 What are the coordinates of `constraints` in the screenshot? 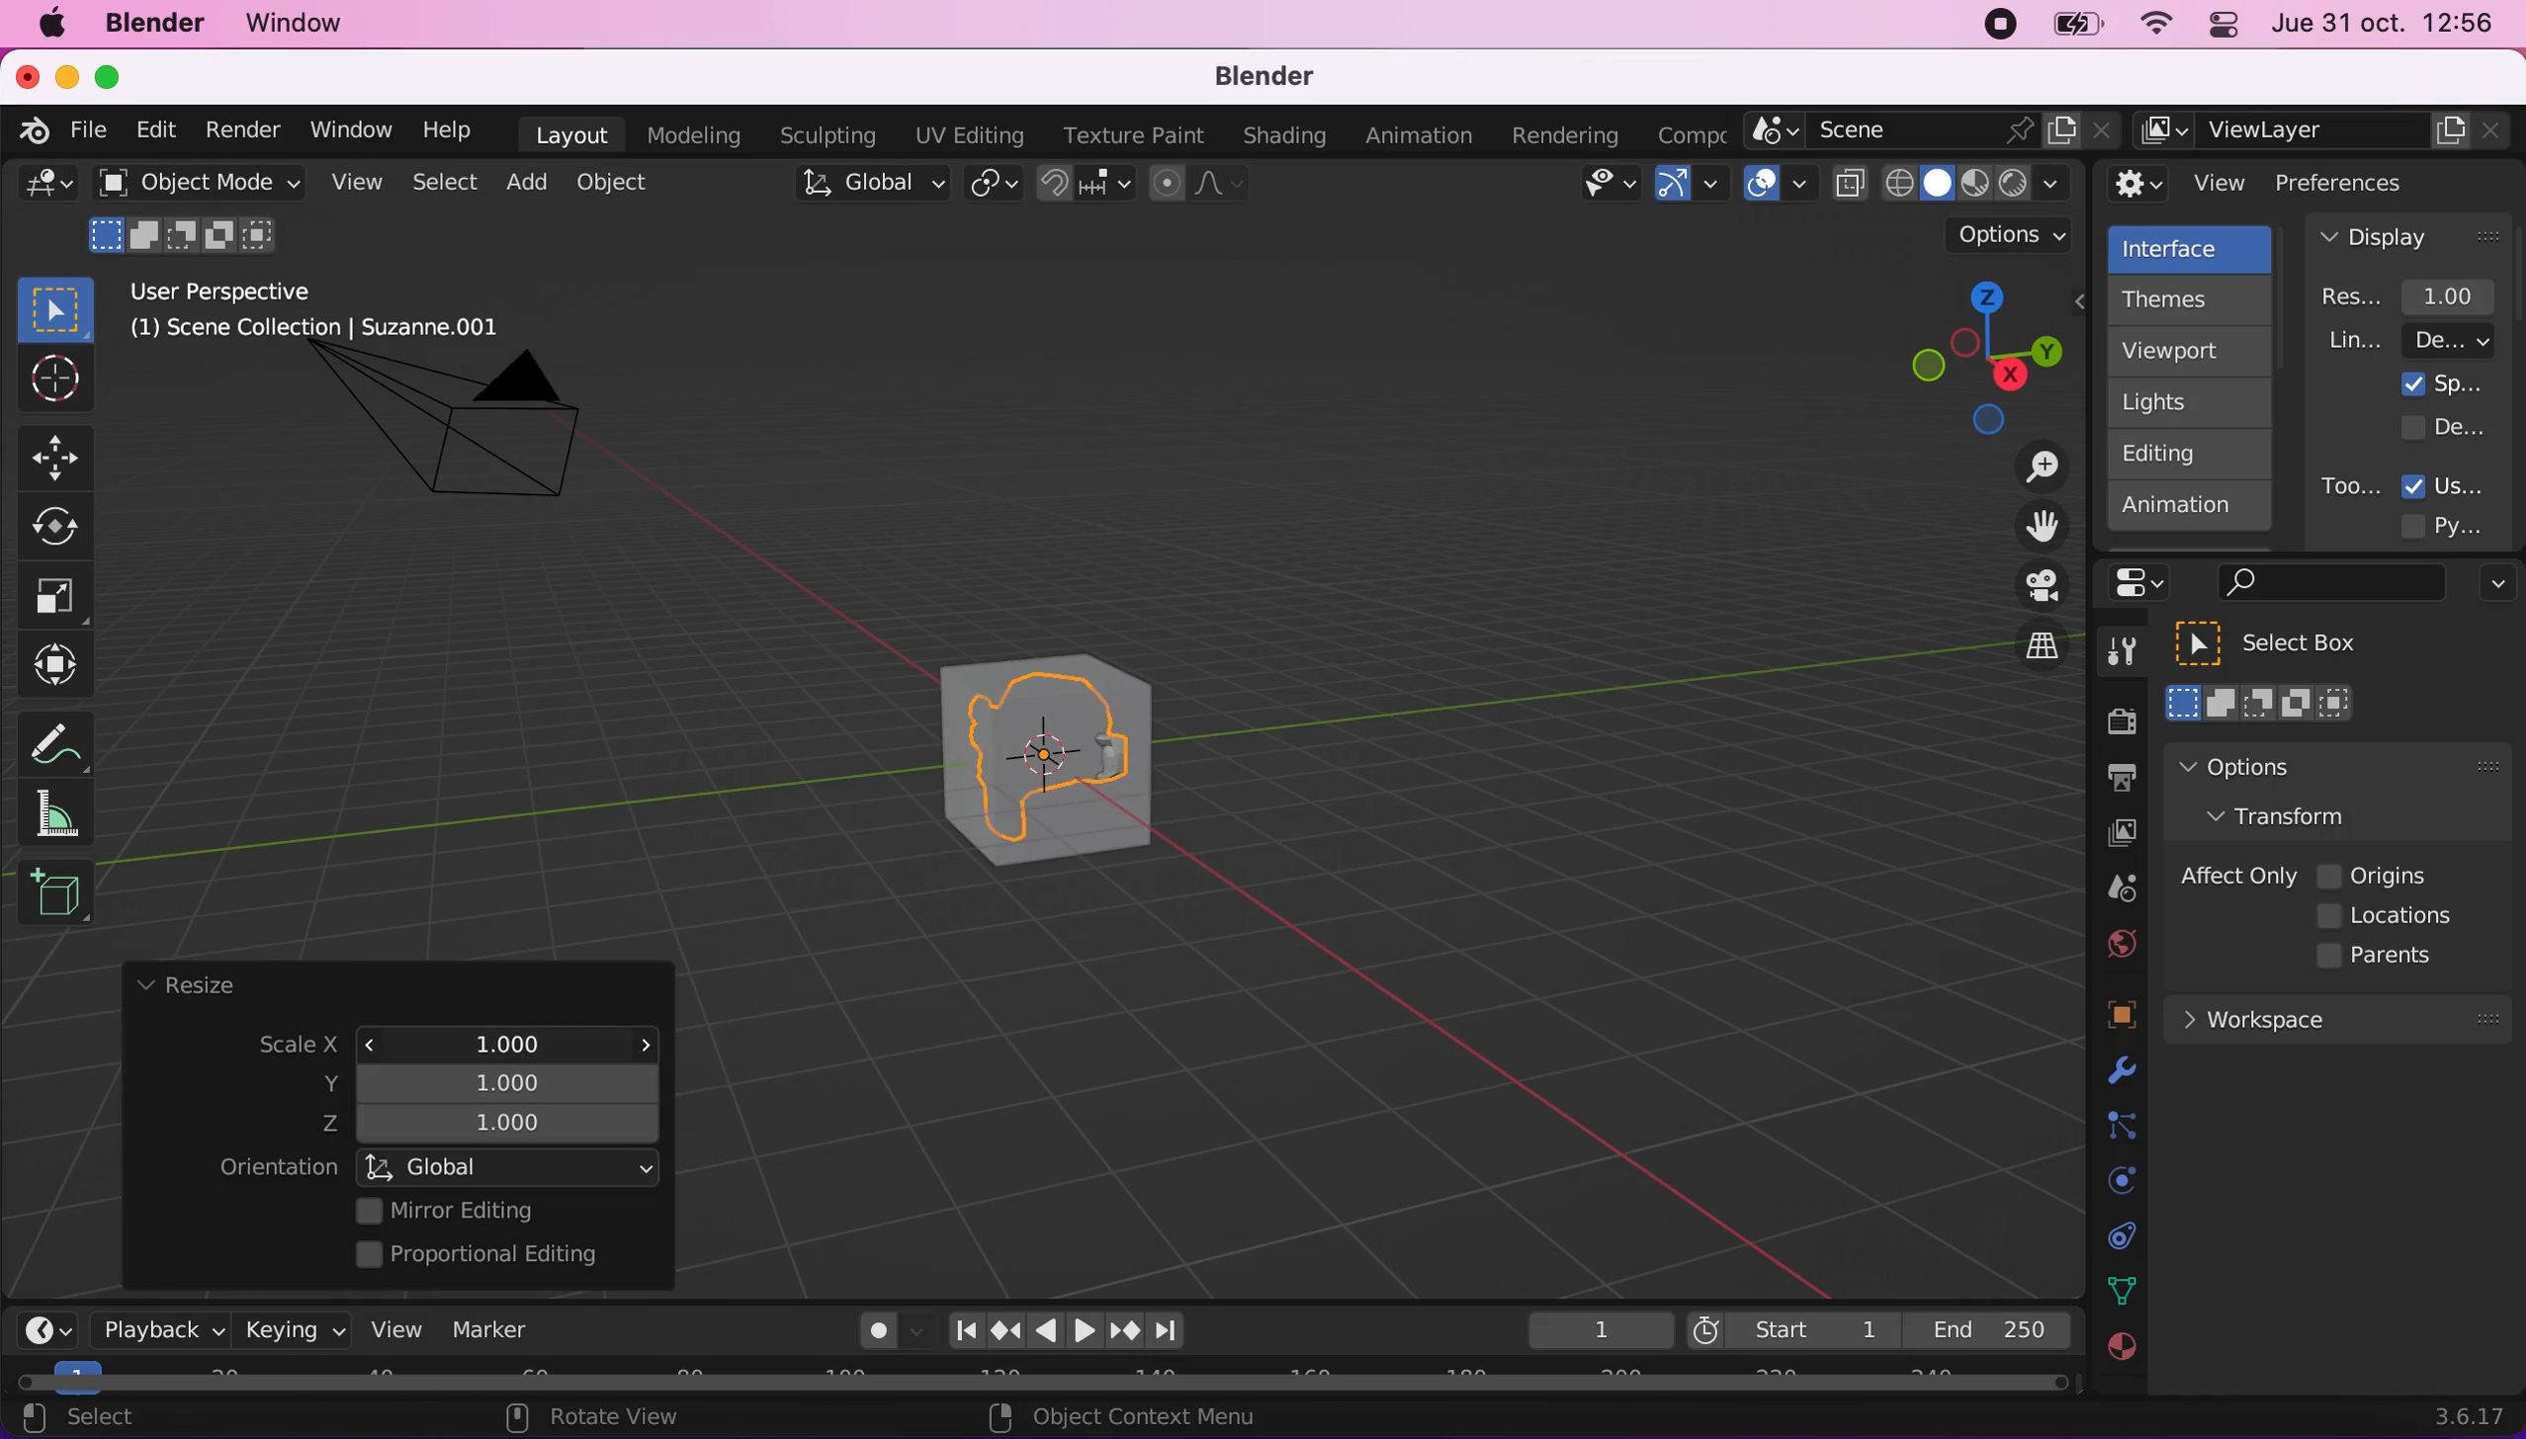 It's located at (2119, 1127).